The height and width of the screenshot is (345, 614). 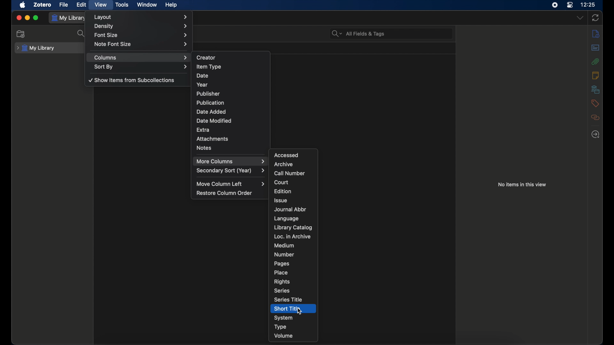 What do you see at coordinates (205, 148) in the screenshot?
I see `notes` at bounding box center [205, 148].